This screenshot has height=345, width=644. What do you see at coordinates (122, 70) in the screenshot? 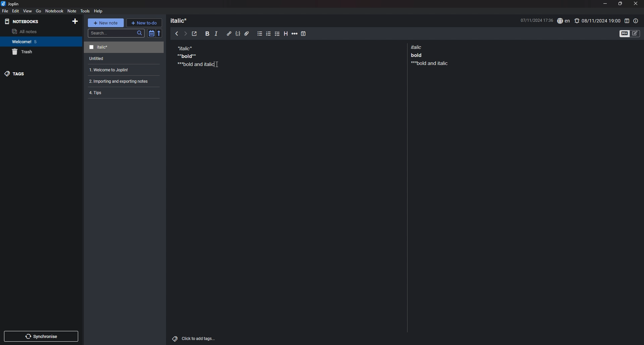
I see `note` at bounding box center [122, 70].